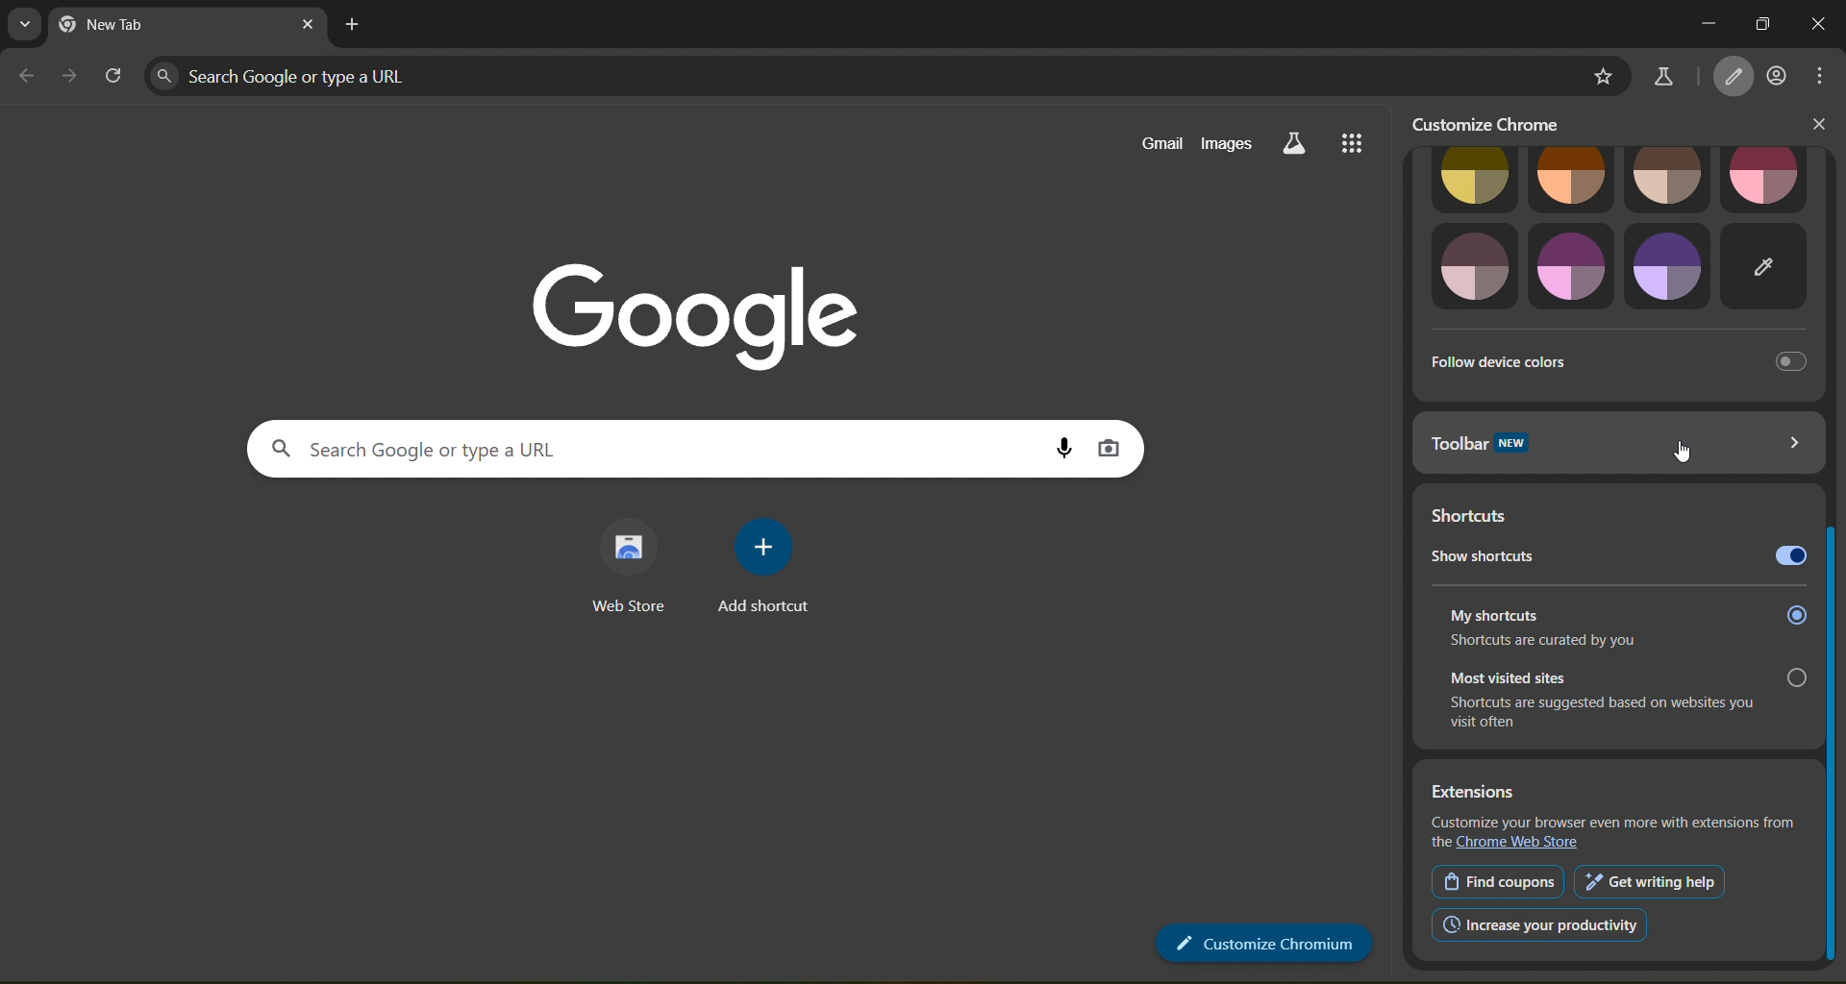 The height and width of the screenshot is (984, 1846). What do you see at coordinates (1550, 554) in the screenshot?
I see `show shortcuts` at bounding box center [1550, 554].